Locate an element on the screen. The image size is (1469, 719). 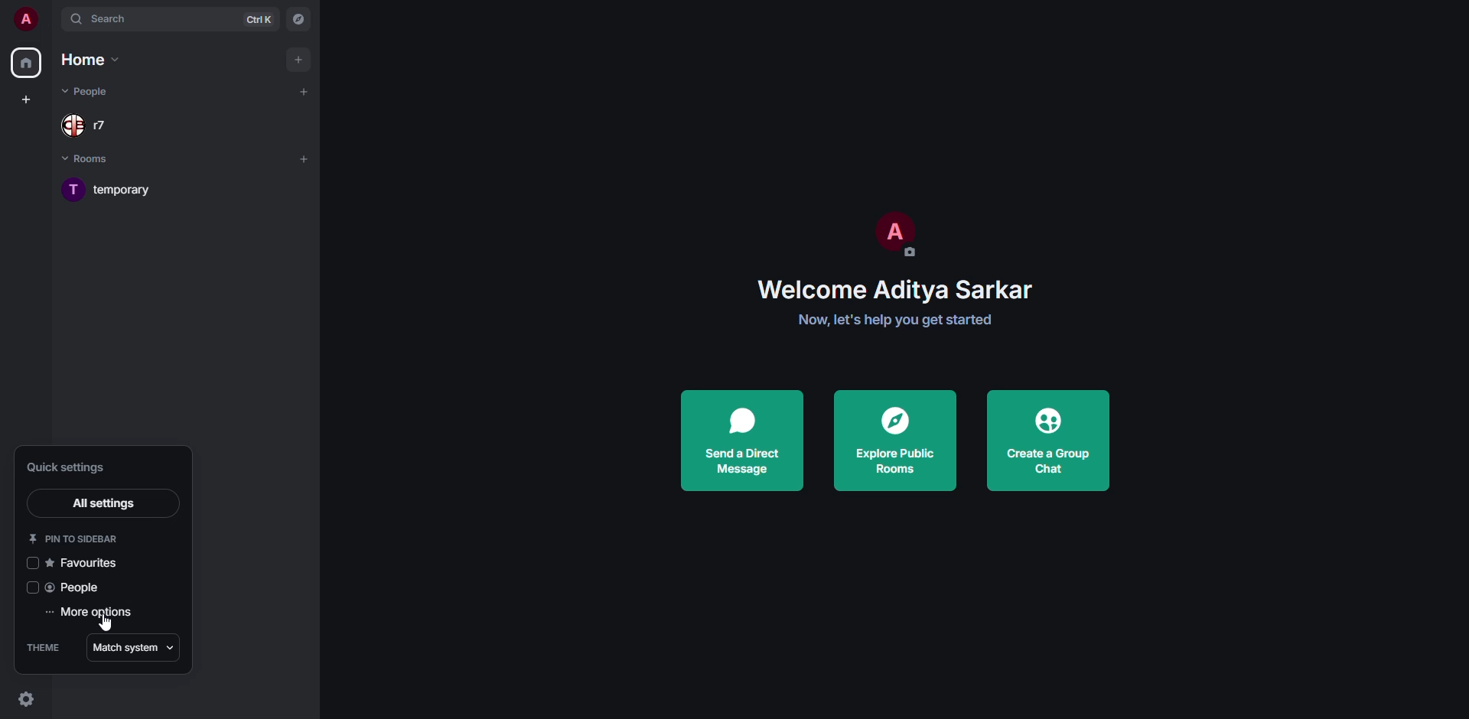
explore public rooms is located at coordinates (893, 438).